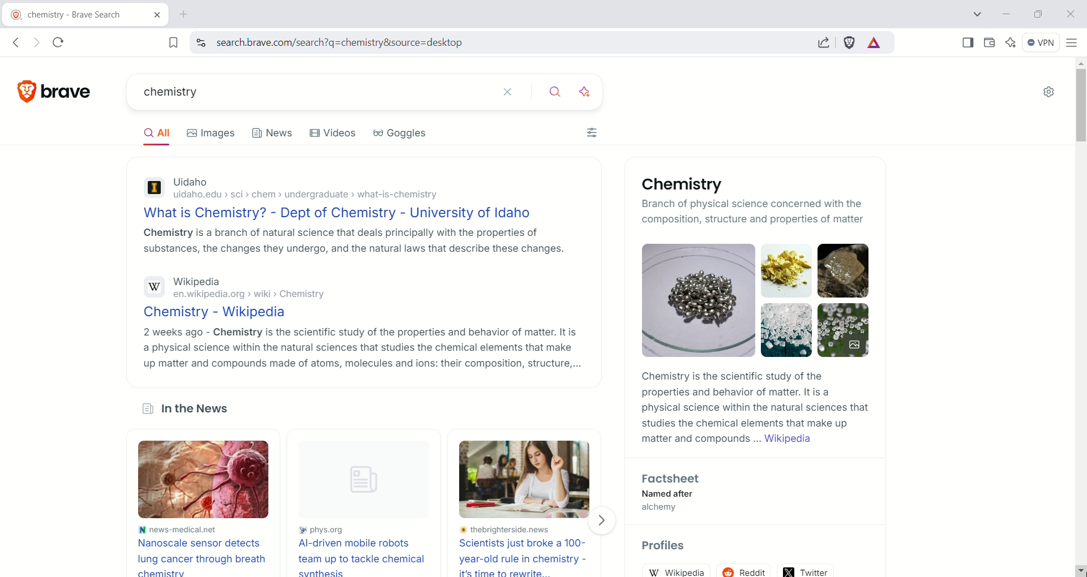 The height and width of the screenshot is (577, 1087). Describe the element at coordinates (1076, 569) in the screenshot. I see `cursor` at that location.